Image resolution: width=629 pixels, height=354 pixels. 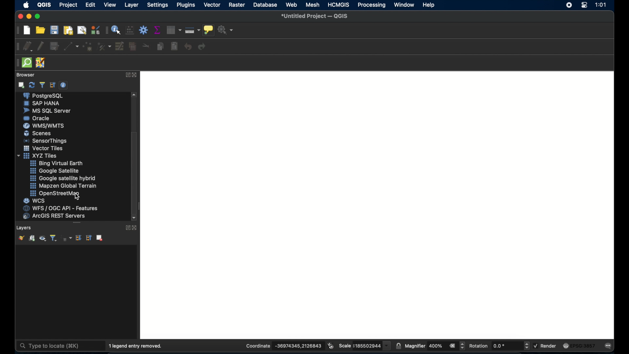 I want to click on drag handle, so click(x=77, y=223).